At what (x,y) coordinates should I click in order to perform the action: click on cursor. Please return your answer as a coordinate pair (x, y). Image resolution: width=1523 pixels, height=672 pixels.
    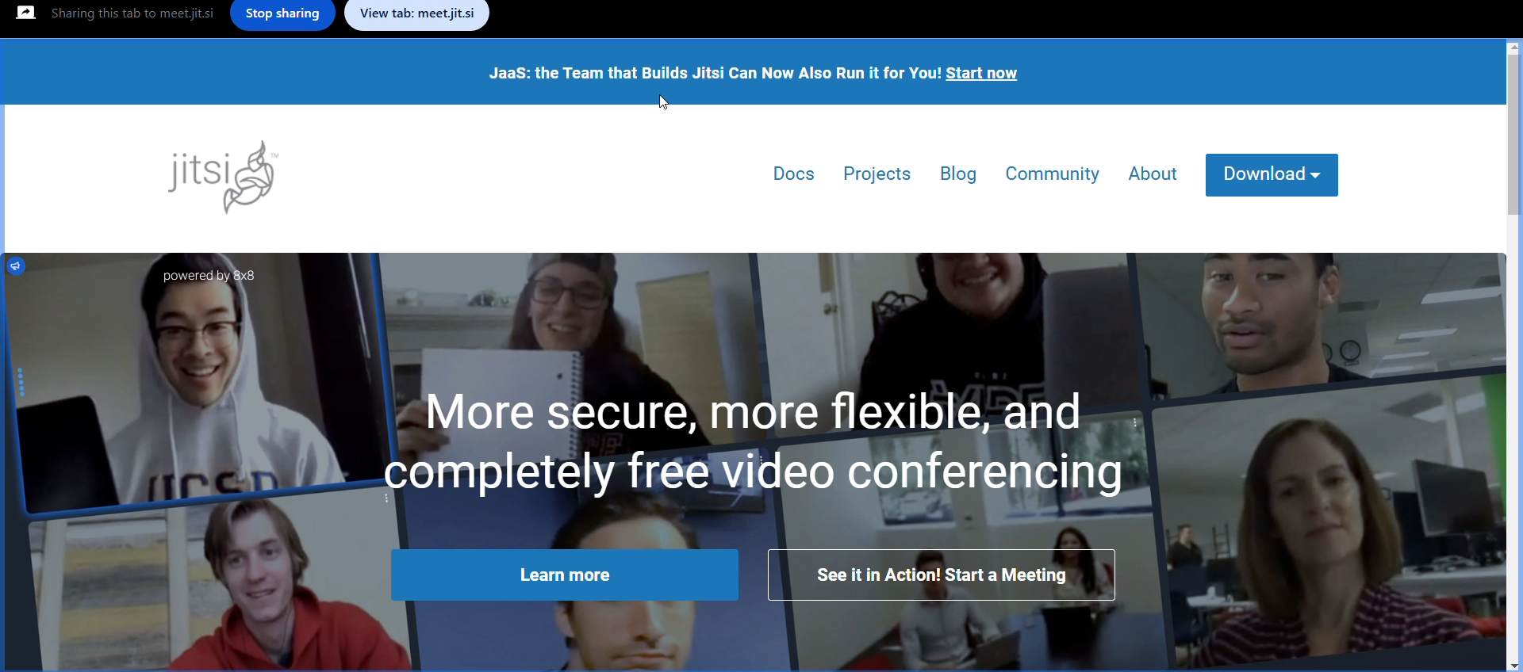
    Looking at the image, I should click on (662, 103).